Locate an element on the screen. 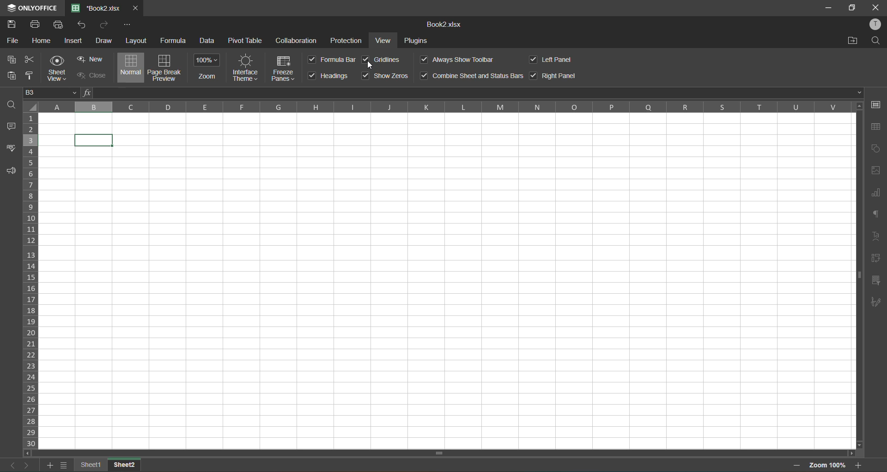 The height and width of the screenshot is (472, 887). charts is located at coordinates (875, 195).